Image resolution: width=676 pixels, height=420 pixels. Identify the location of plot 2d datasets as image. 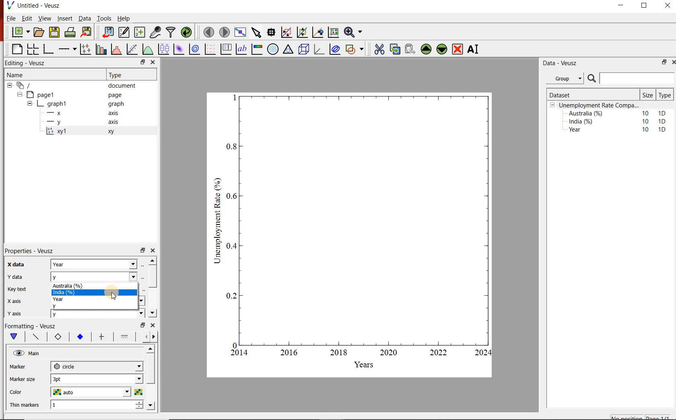
(179, 49).